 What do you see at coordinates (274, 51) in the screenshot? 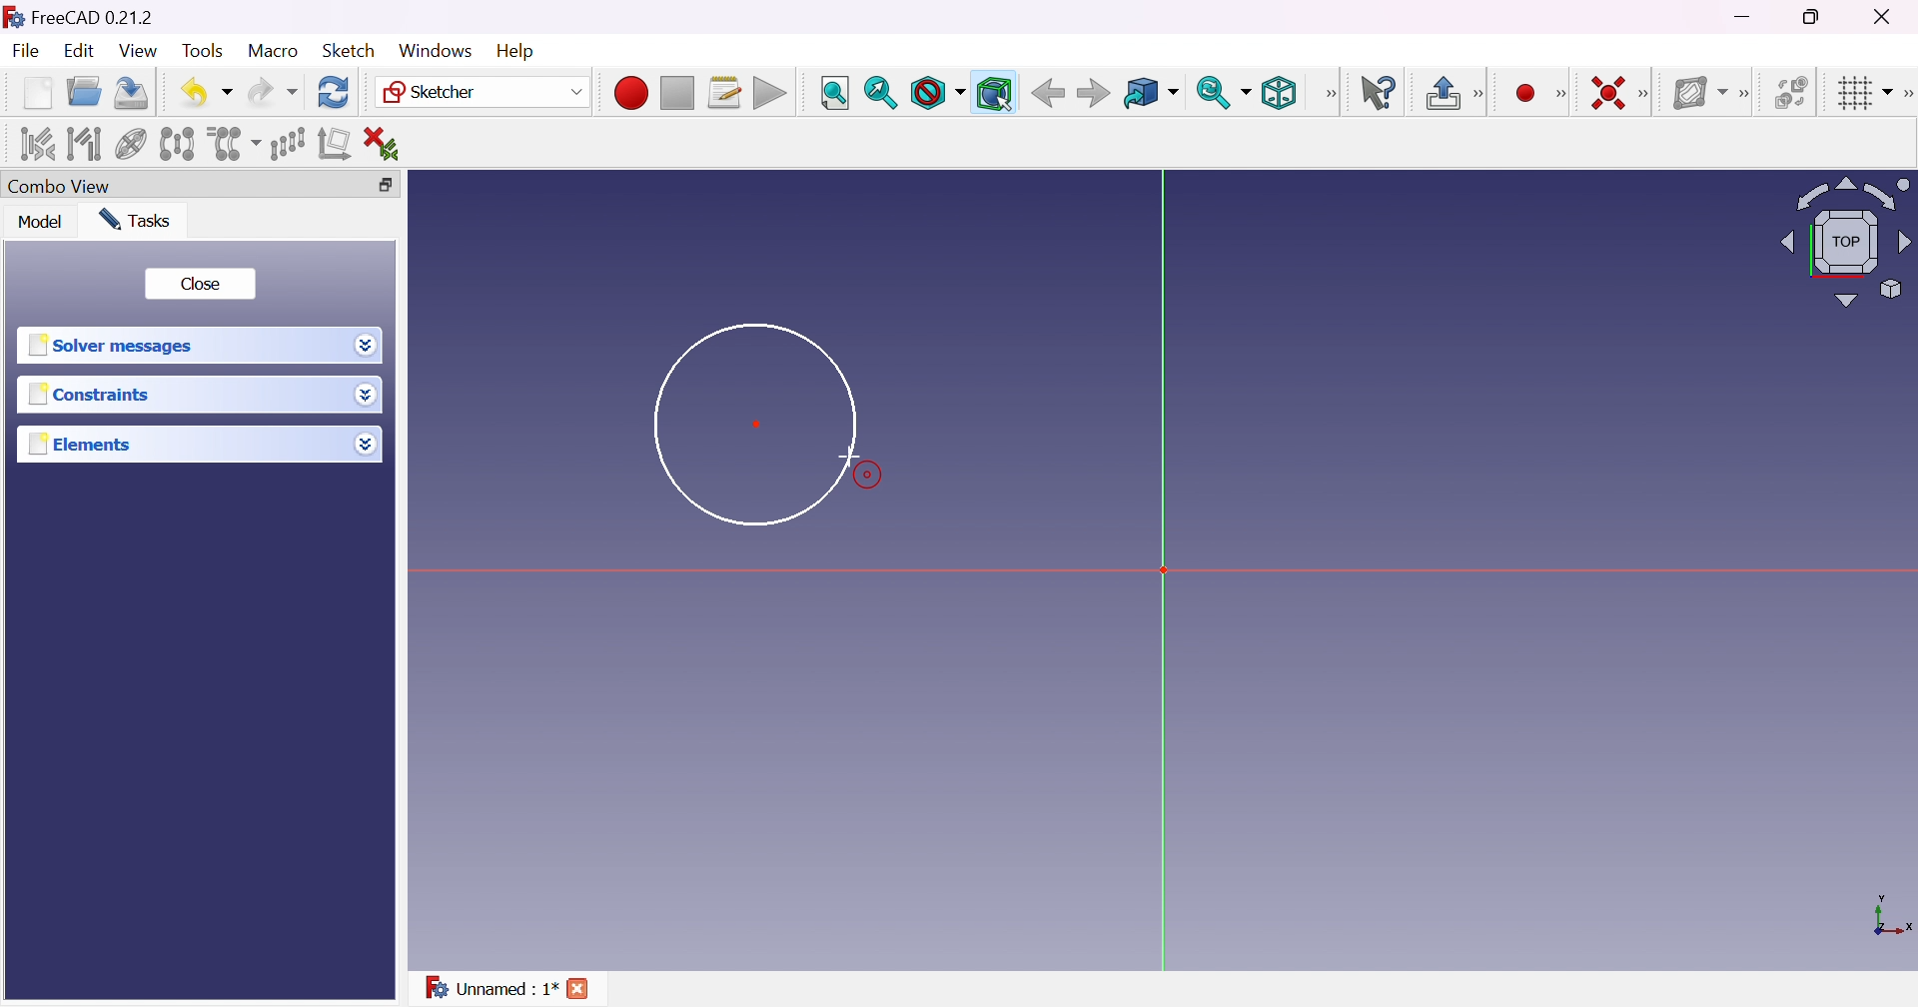
I see `Macro` at bounding box center [274, 51].